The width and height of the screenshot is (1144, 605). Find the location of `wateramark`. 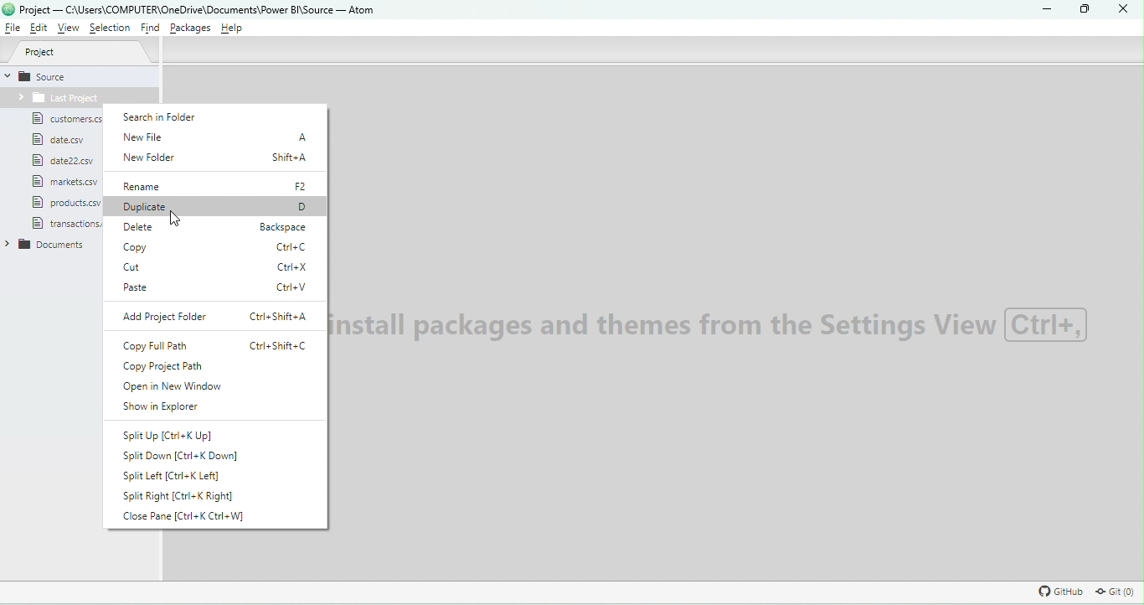

wateramark is located at coordinates (714, 328).